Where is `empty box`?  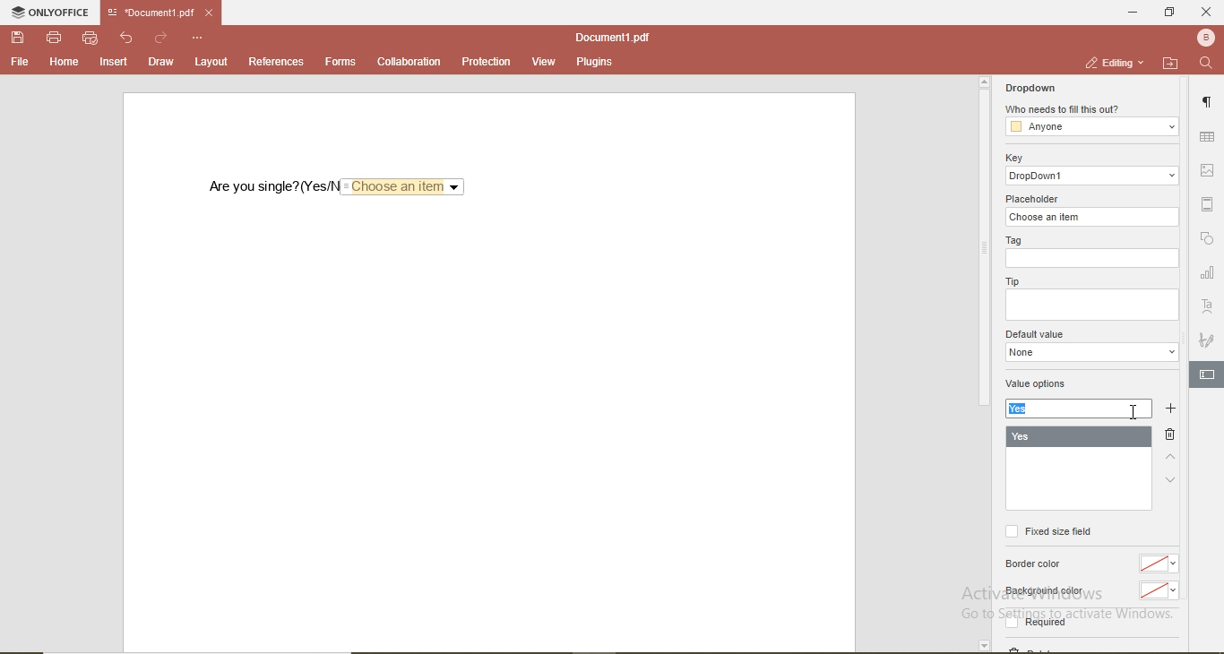 empty box is located at coordinates (1091, 260).